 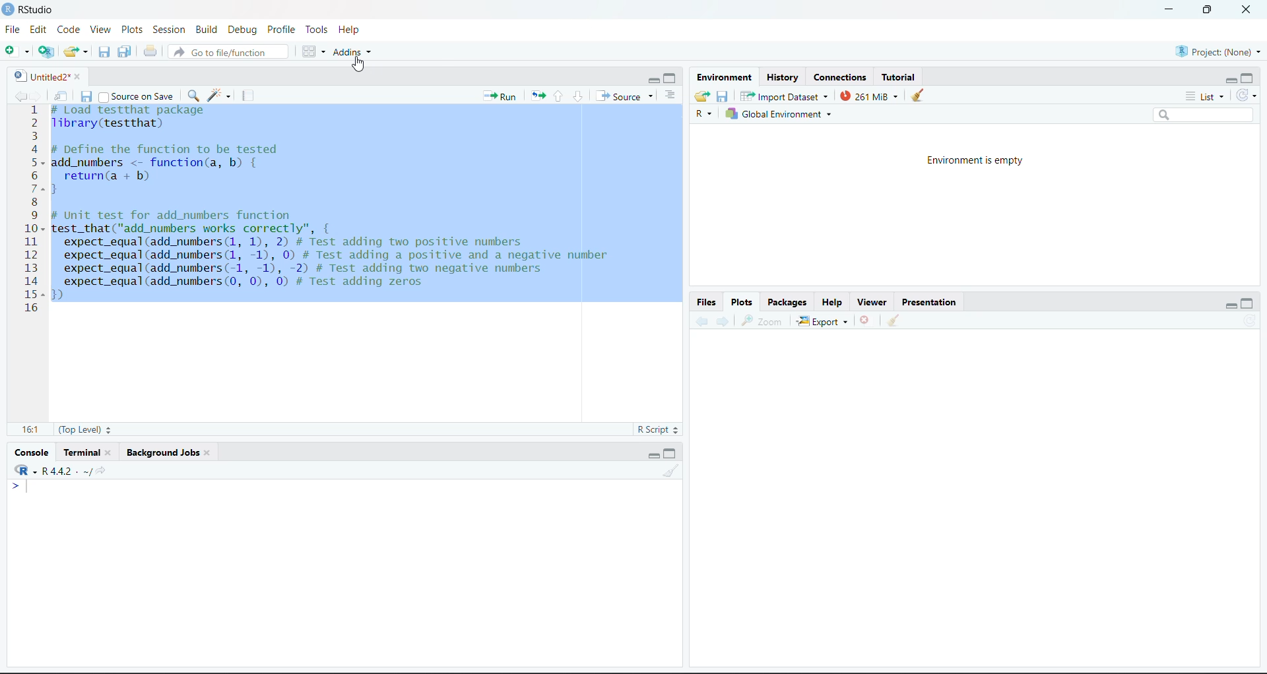 What do you see at coordinates (1230, 79) in the screenshot?
I see `minimize` at bounding box center [1230, 79].